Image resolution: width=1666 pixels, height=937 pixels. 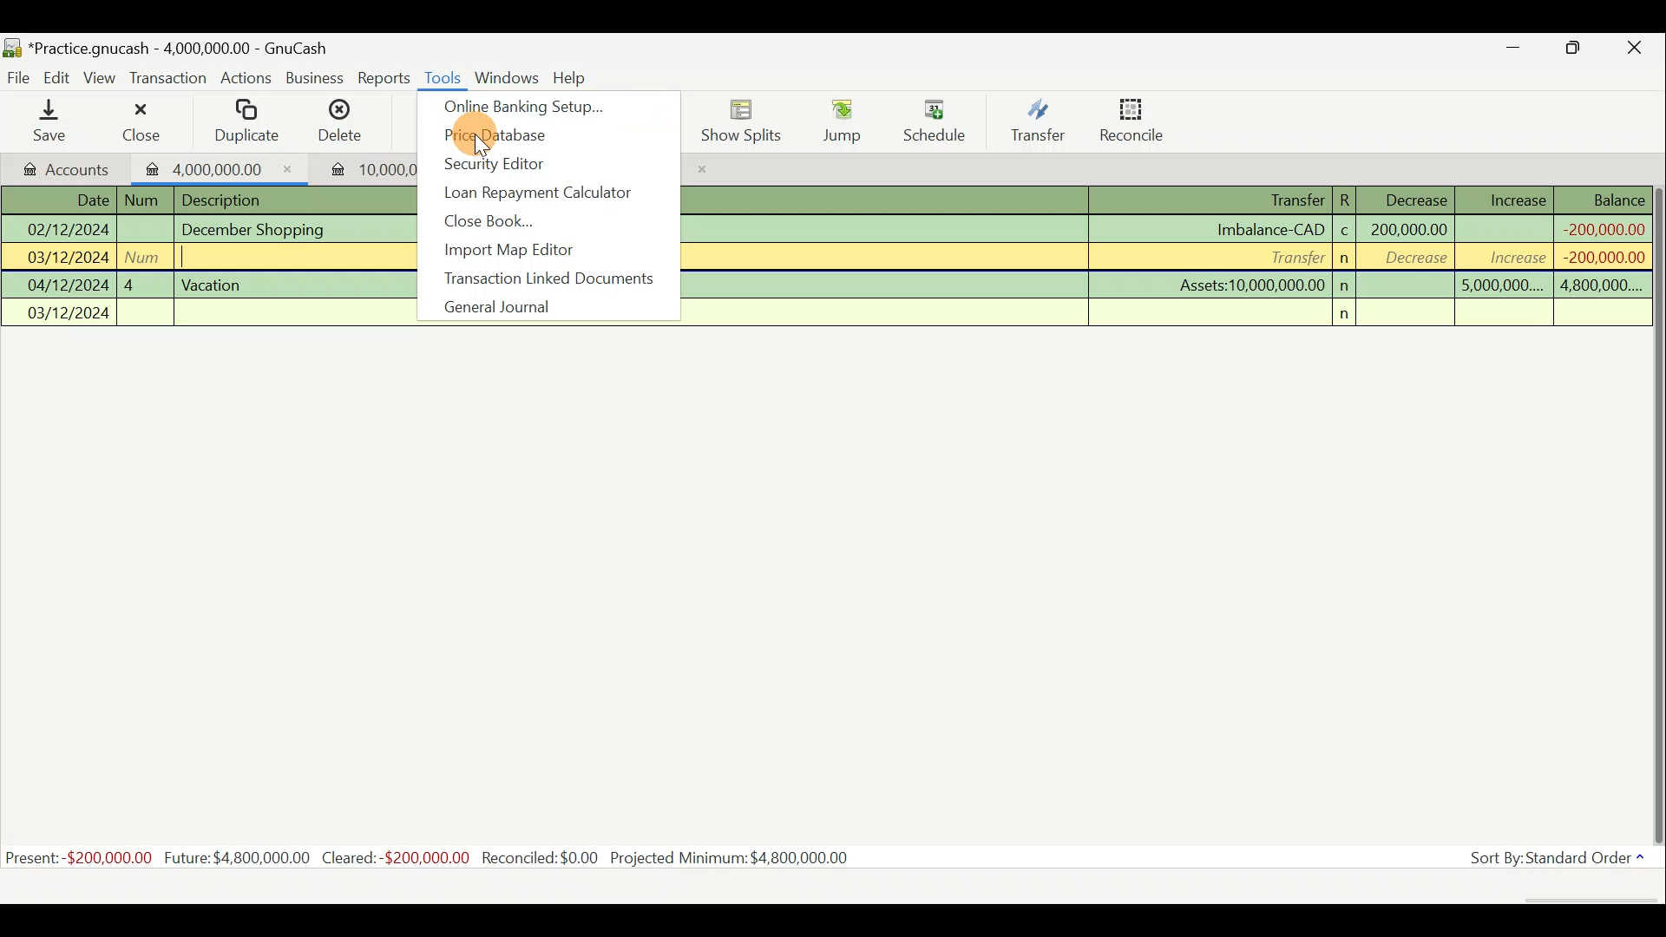 What do you see at coordinates (147, 256) in the screenshot?
I see `num` at bounding box center [147, 256].